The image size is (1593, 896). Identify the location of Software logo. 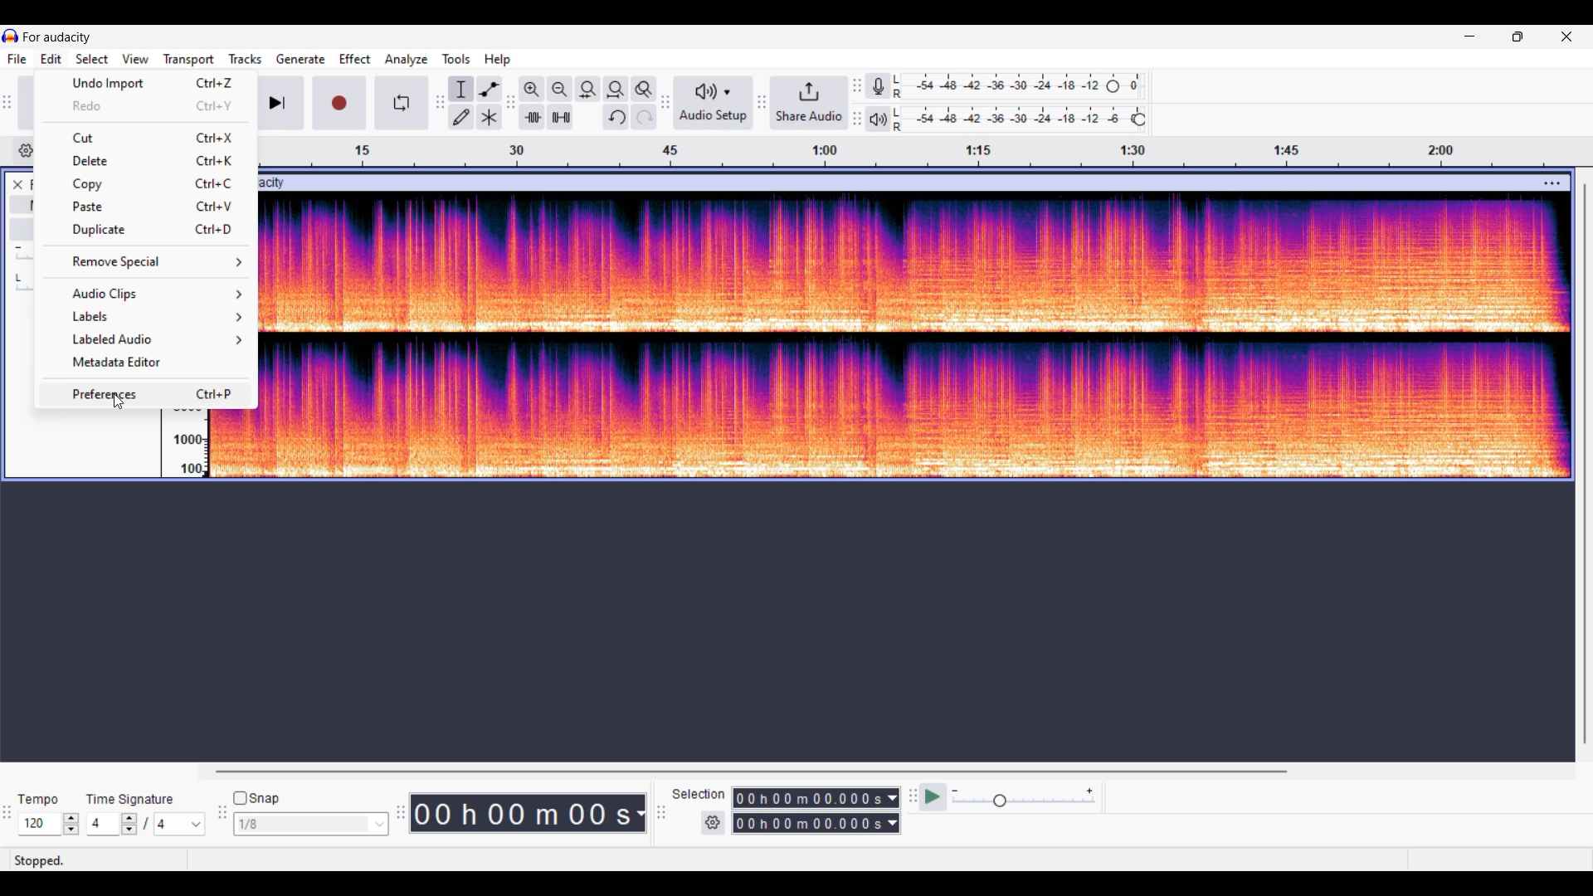
(11, 36).